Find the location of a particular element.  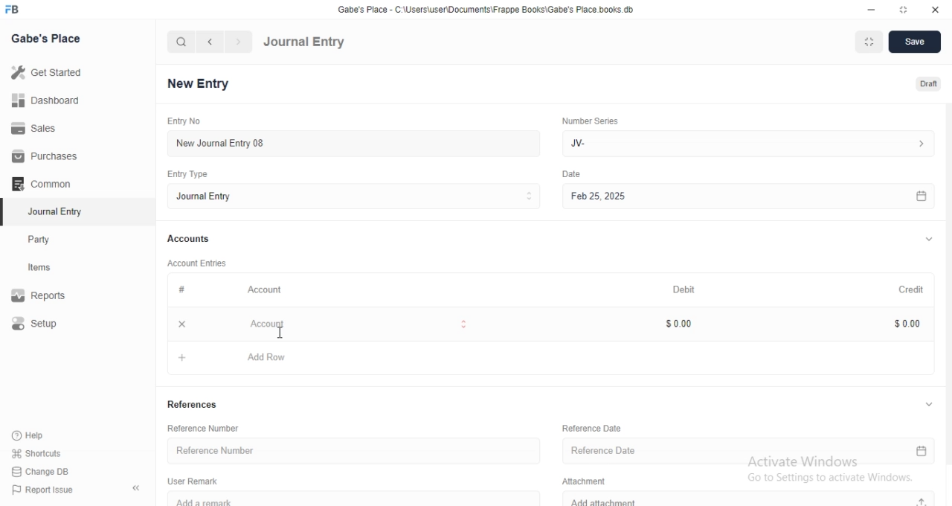

Entry No is located at coordinates (182, 120).